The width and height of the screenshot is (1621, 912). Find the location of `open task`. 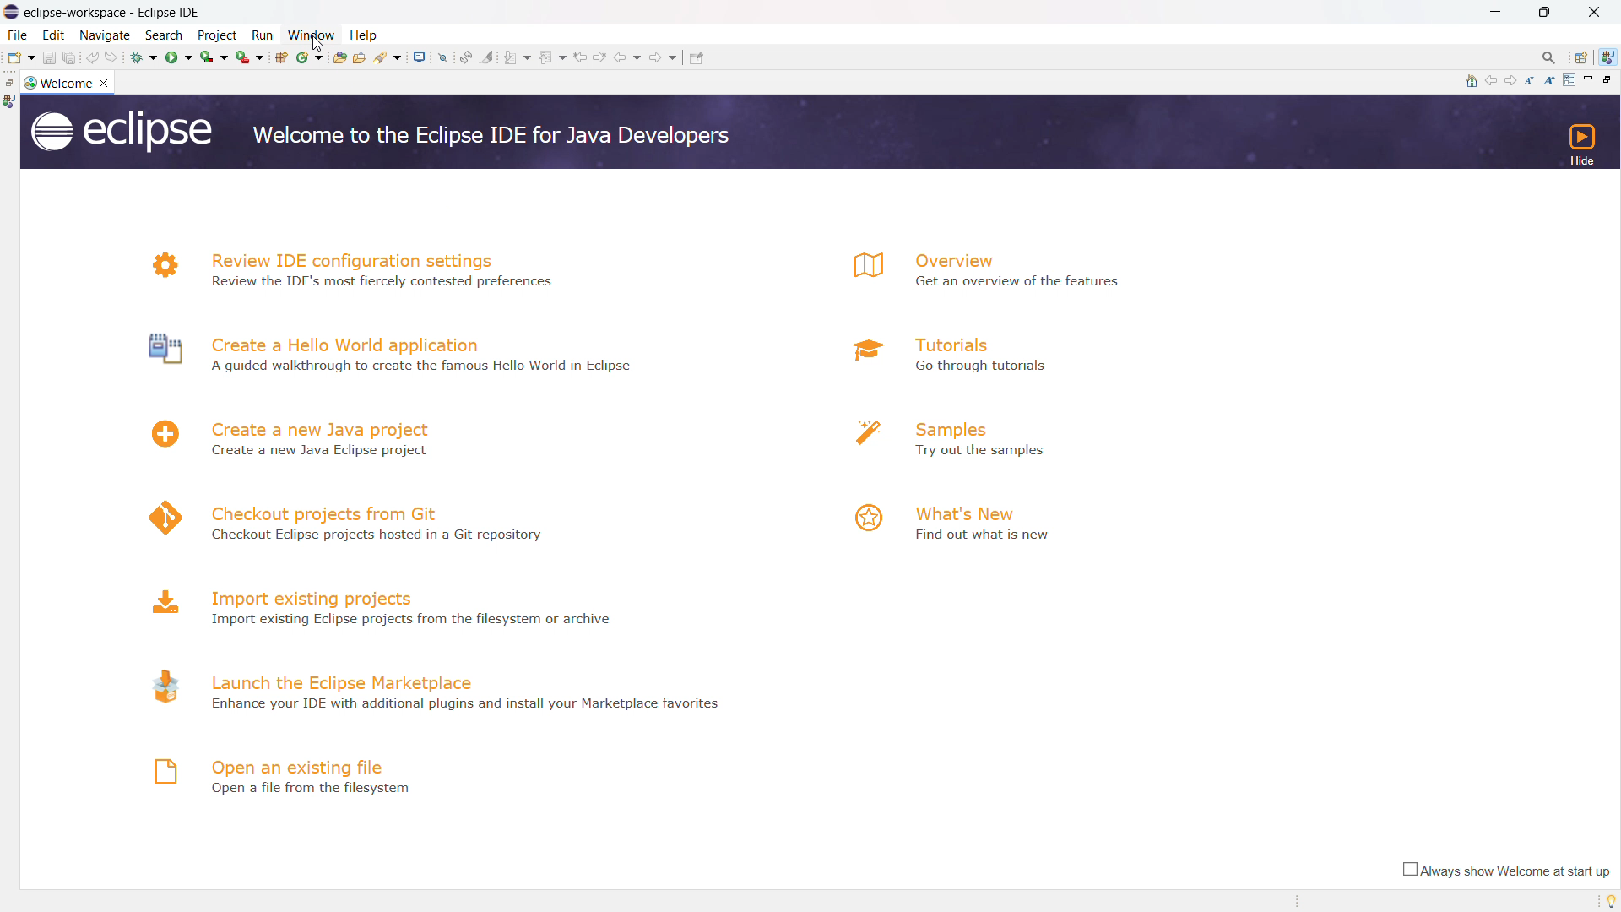

open task is located at coordinates (359, 58).